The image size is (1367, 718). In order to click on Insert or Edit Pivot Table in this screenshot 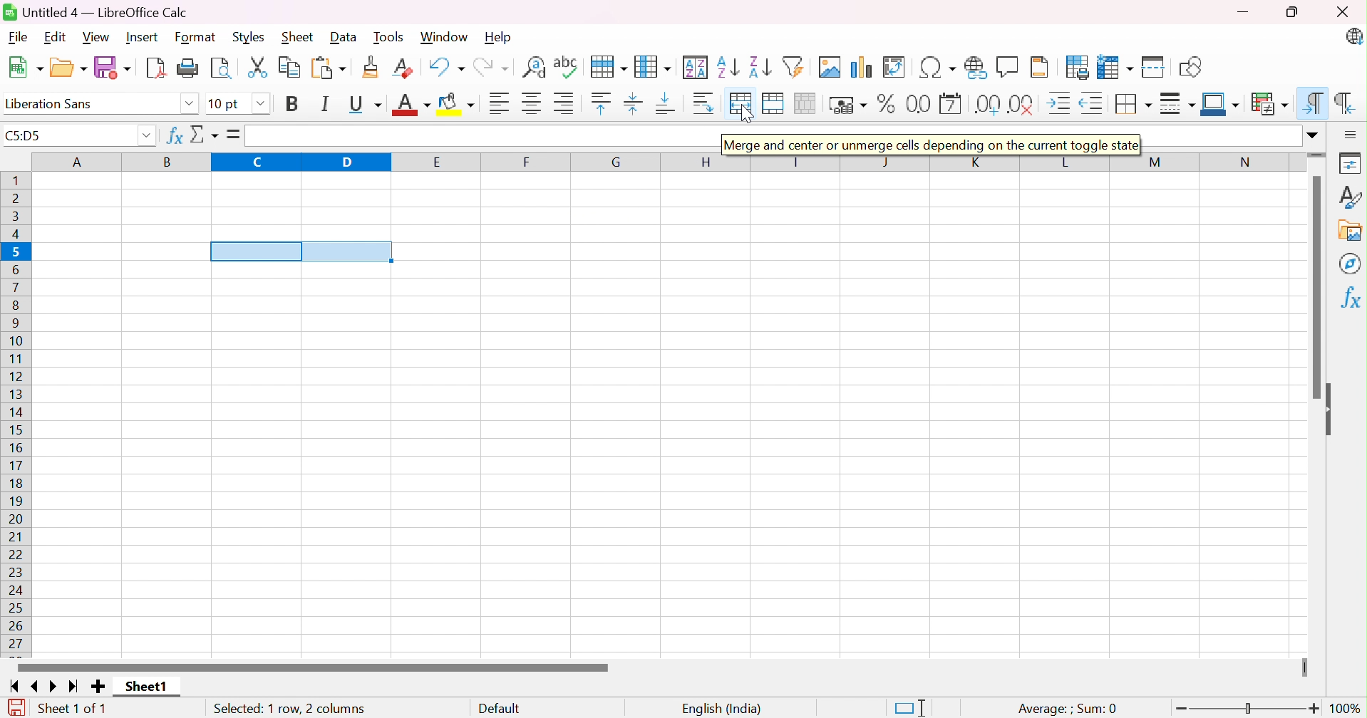, I will do `click(896, 67)`.